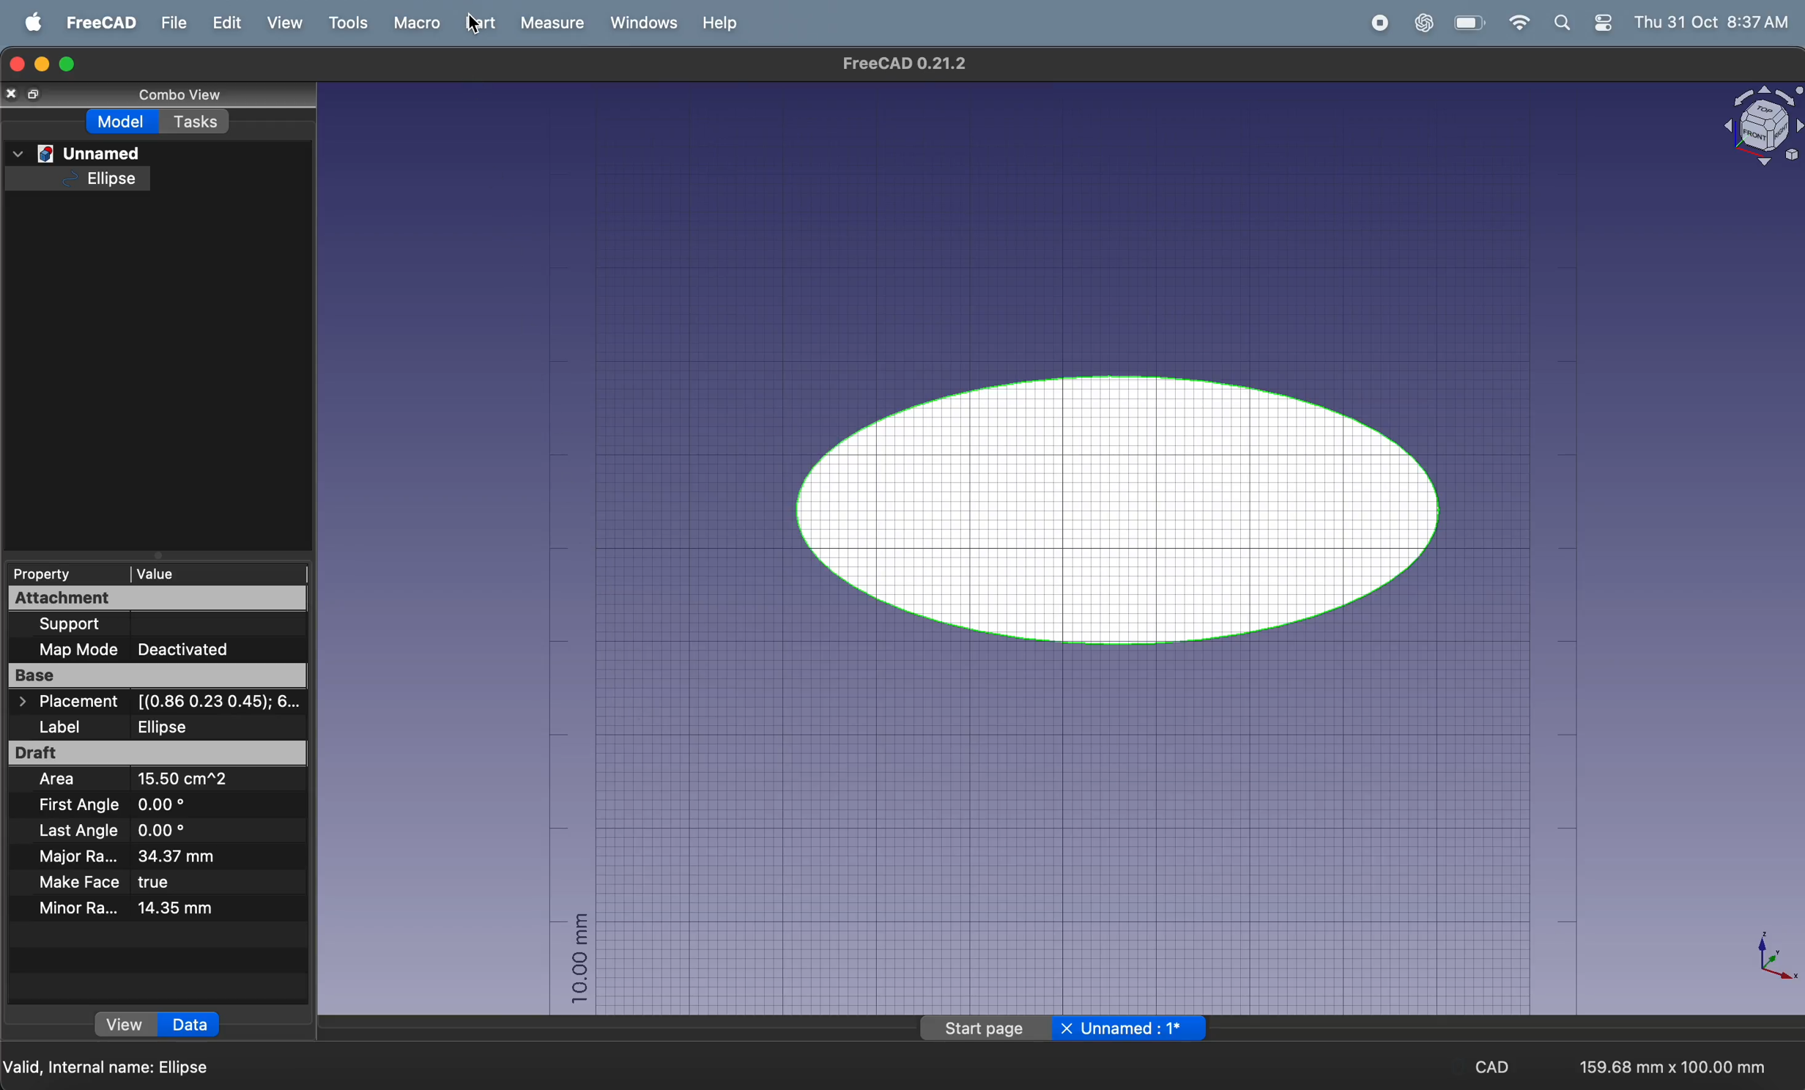 This screenshot has height=1090, width=1805. What do you see at coordinates (212, 571) in the screenshot?
I see `value` at bounding box center [212, 571].